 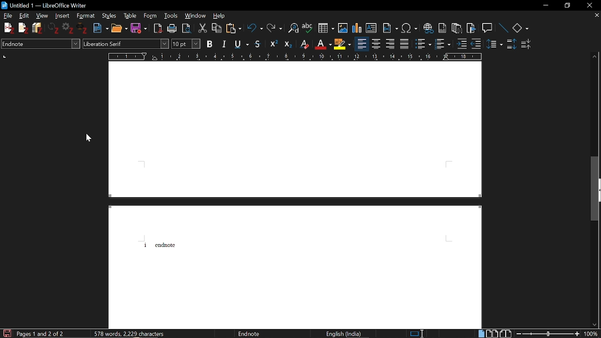 I want to click on Insert comment, so click(x=488, y=28).